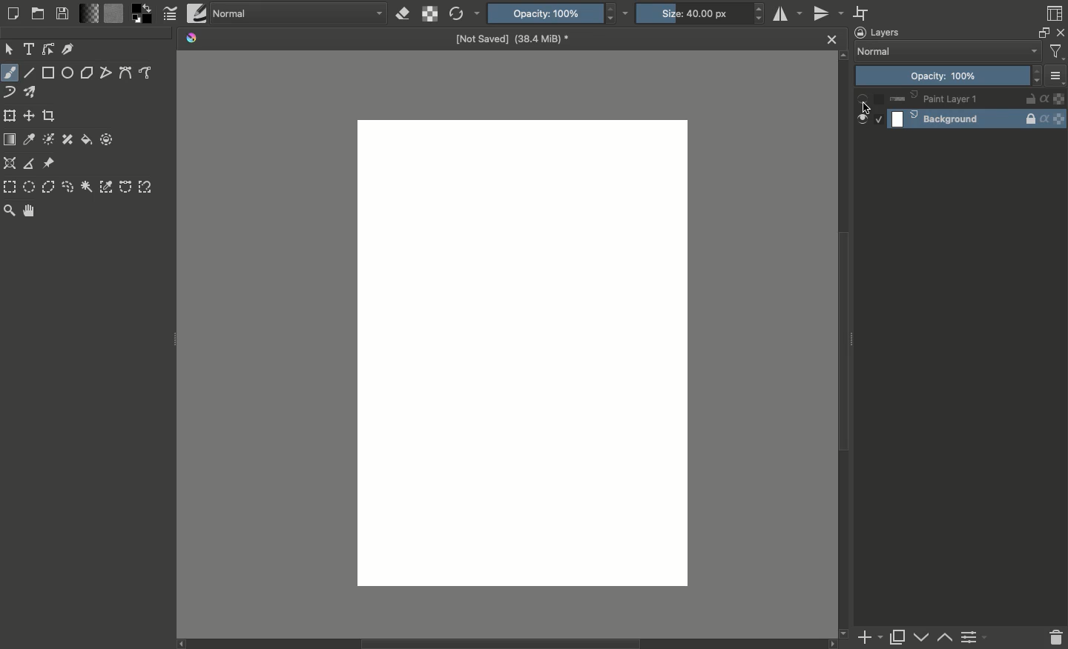 The image size is (1068, 649). I want to click on Fill, so click(88, 141).